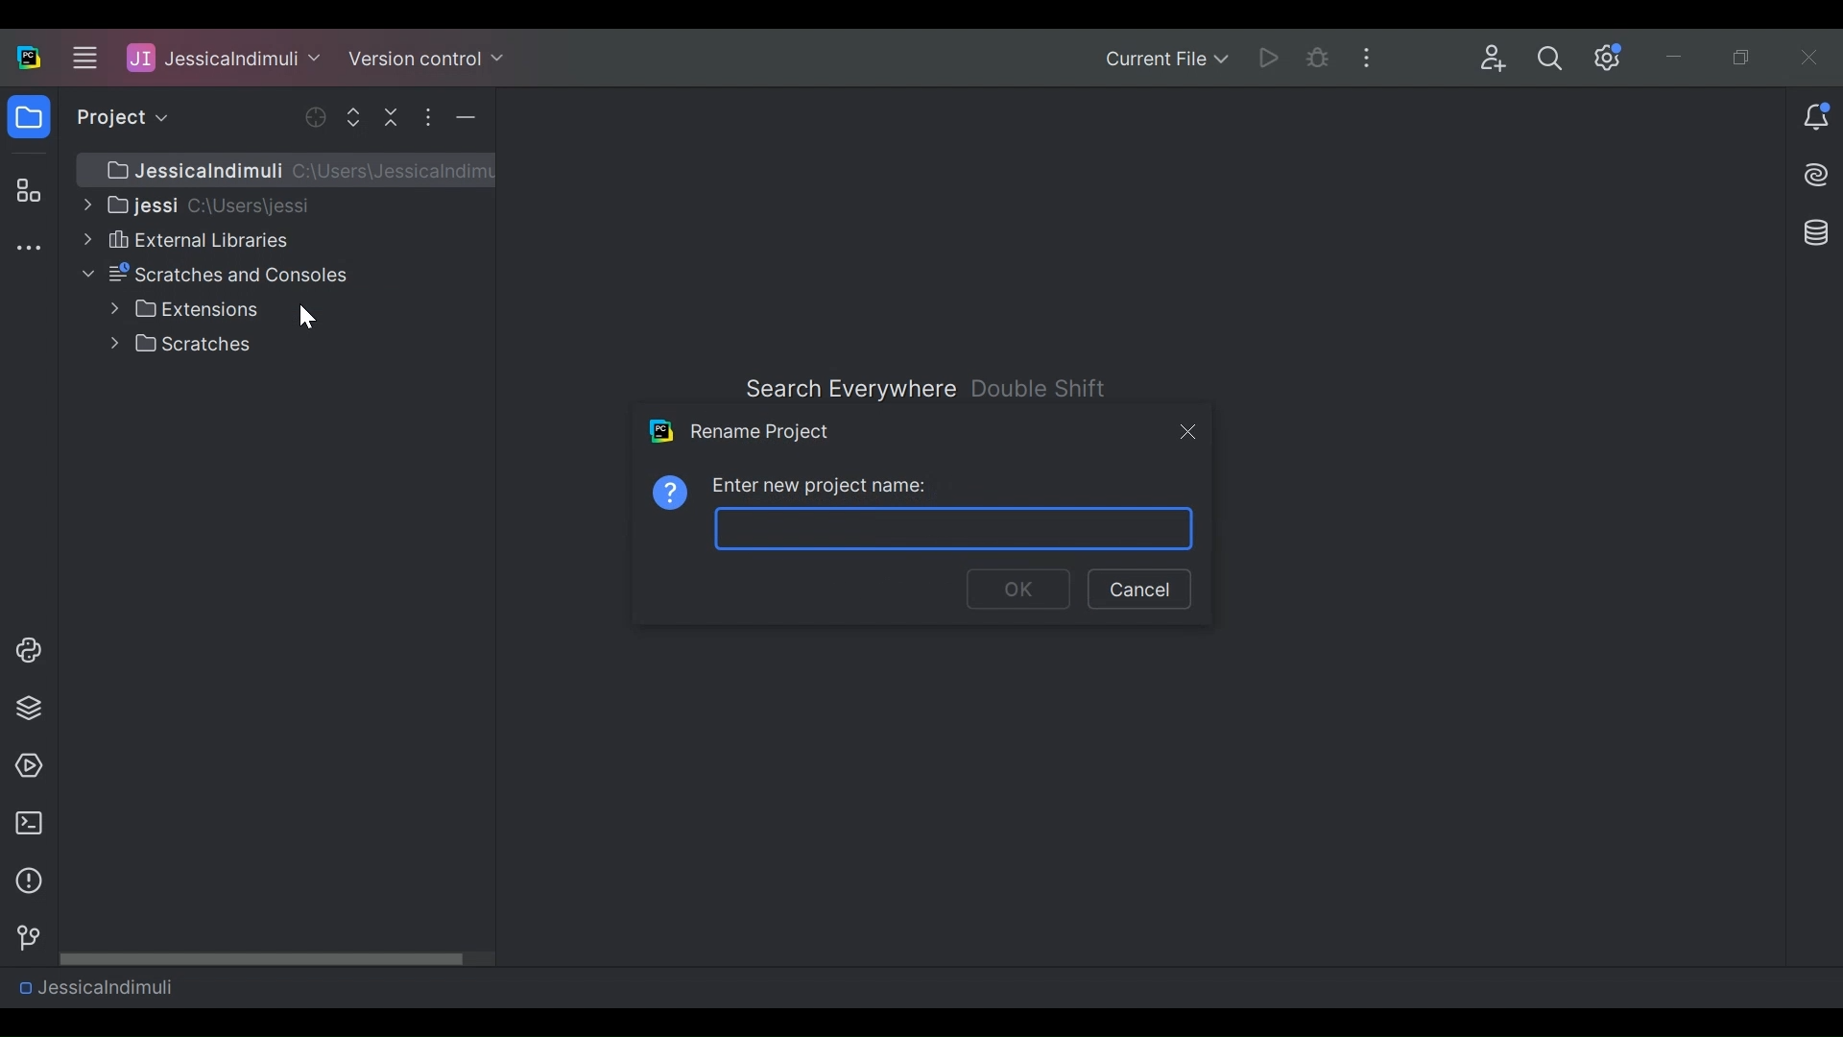 The image size is (1843, 1037). What do you see at coordinates (219, 275) in the screenshot?
I see `Scratches and Console File` at bounding box center [219, 275].